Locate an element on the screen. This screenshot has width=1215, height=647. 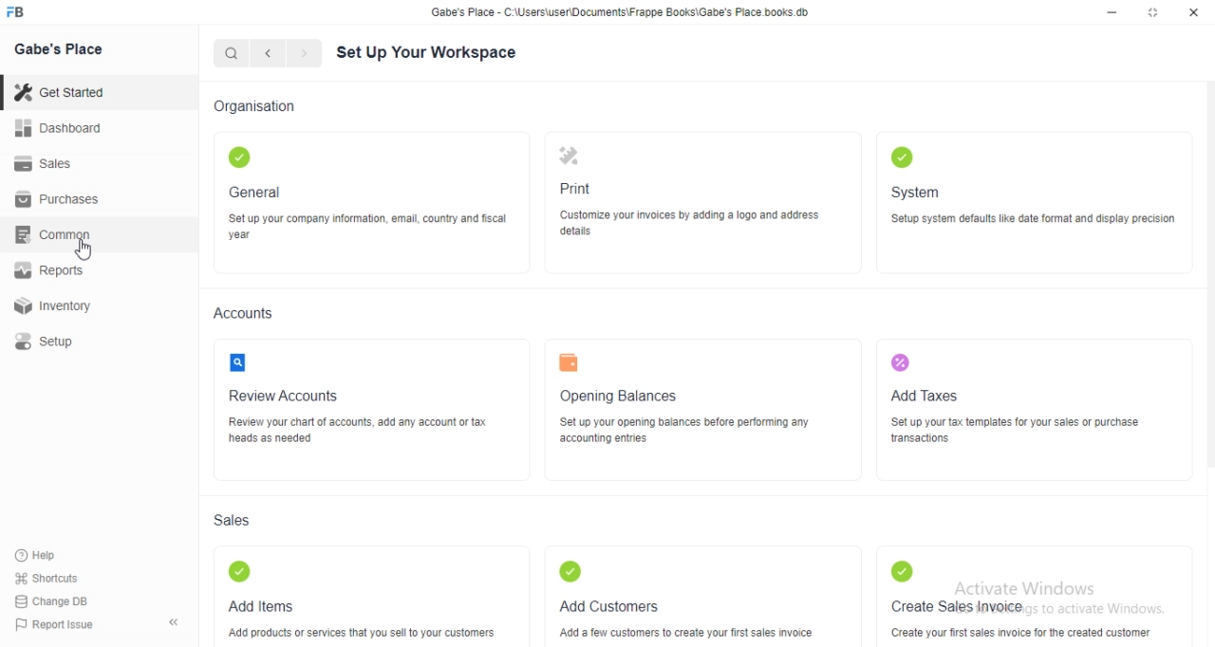
‘Change DB is located at coordinates (52, 601).